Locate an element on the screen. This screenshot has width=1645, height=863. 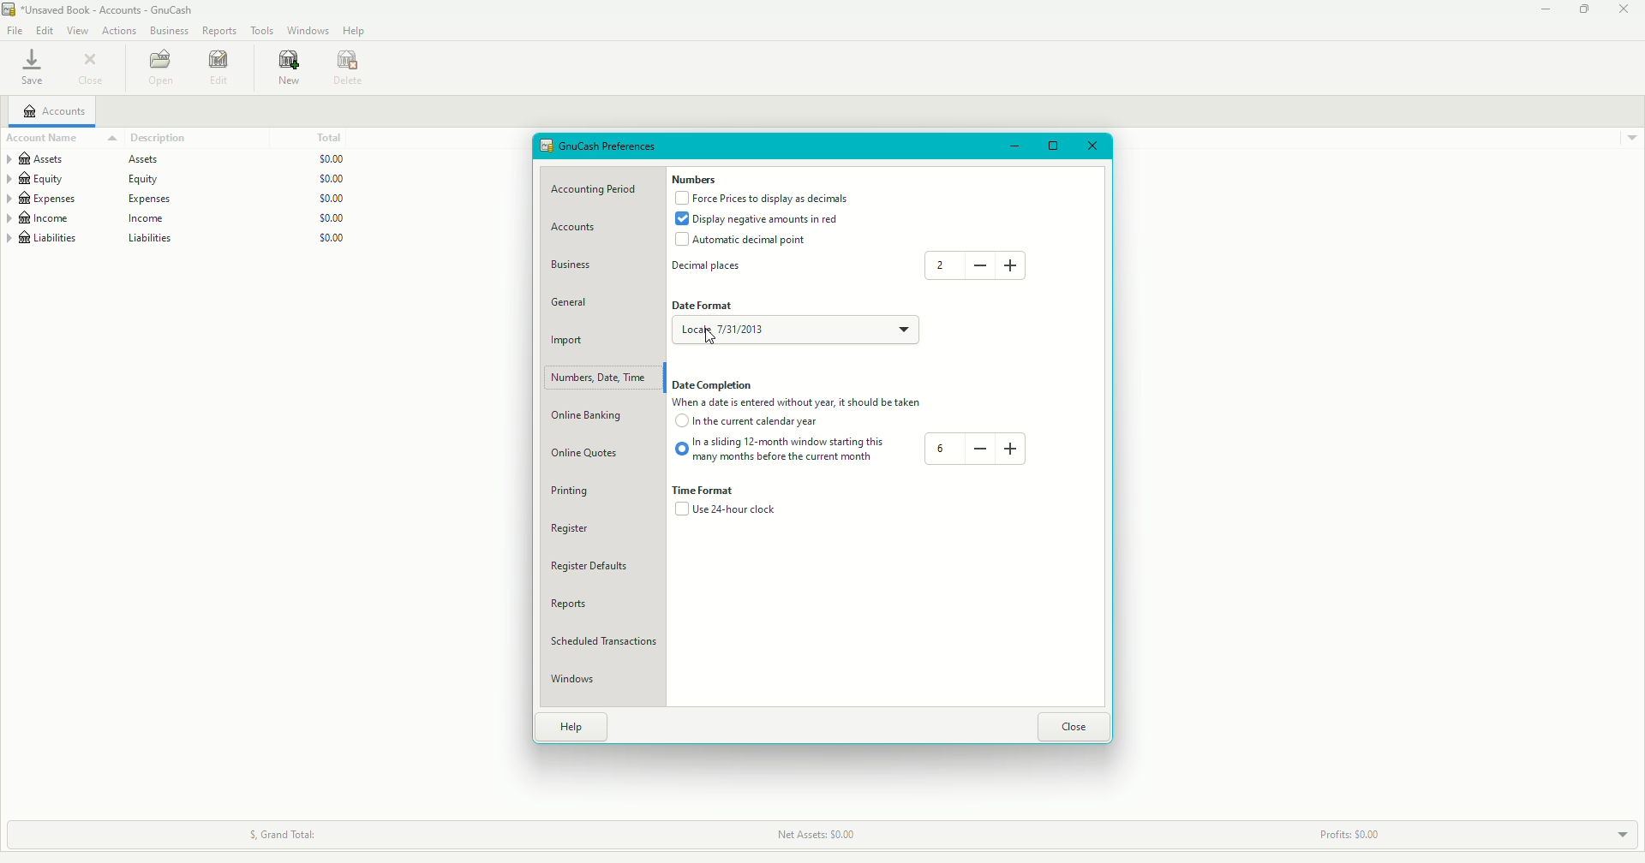
logo is located at coordinates (10, 9).